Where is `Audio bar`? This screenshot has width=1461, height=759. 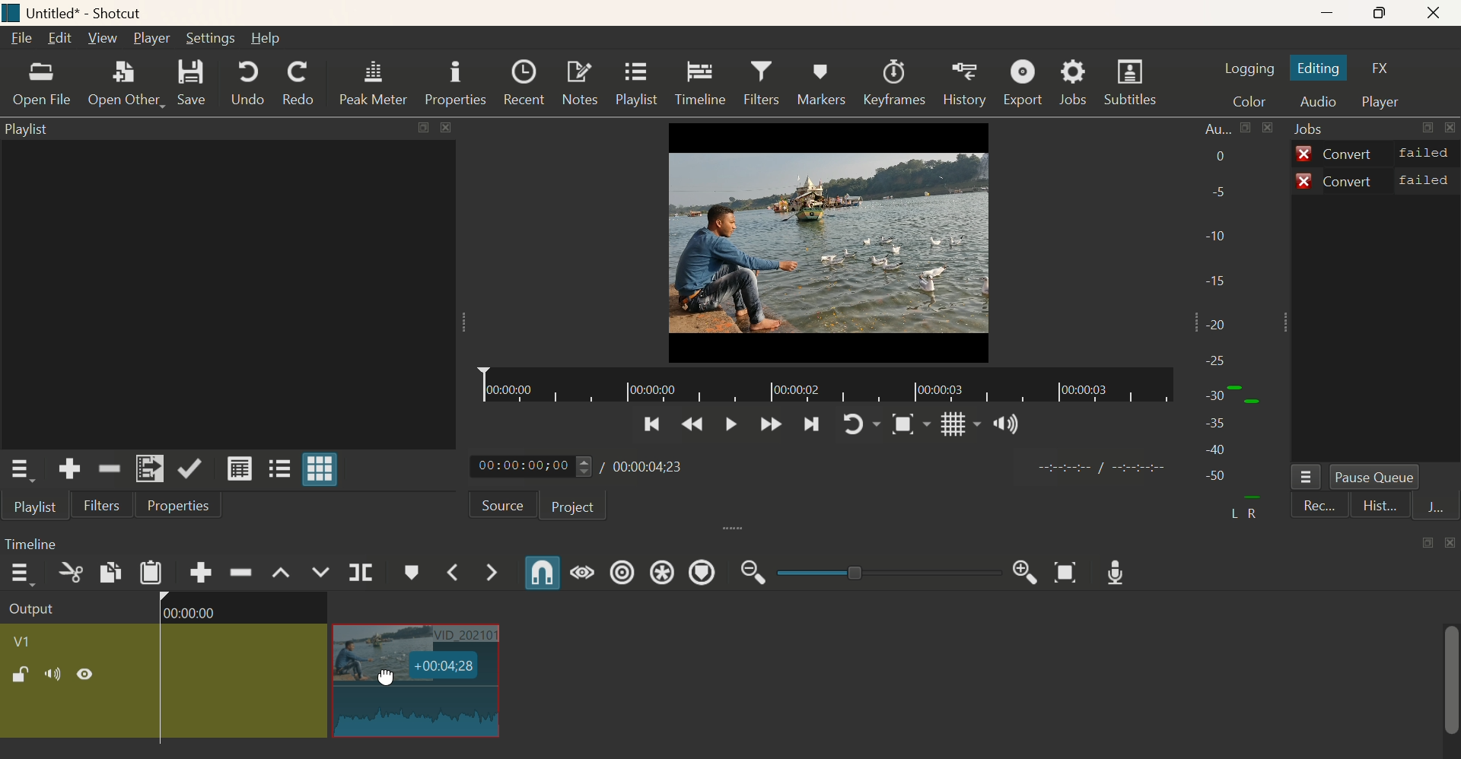 Audio bar is located at coordinates (1233, 323).